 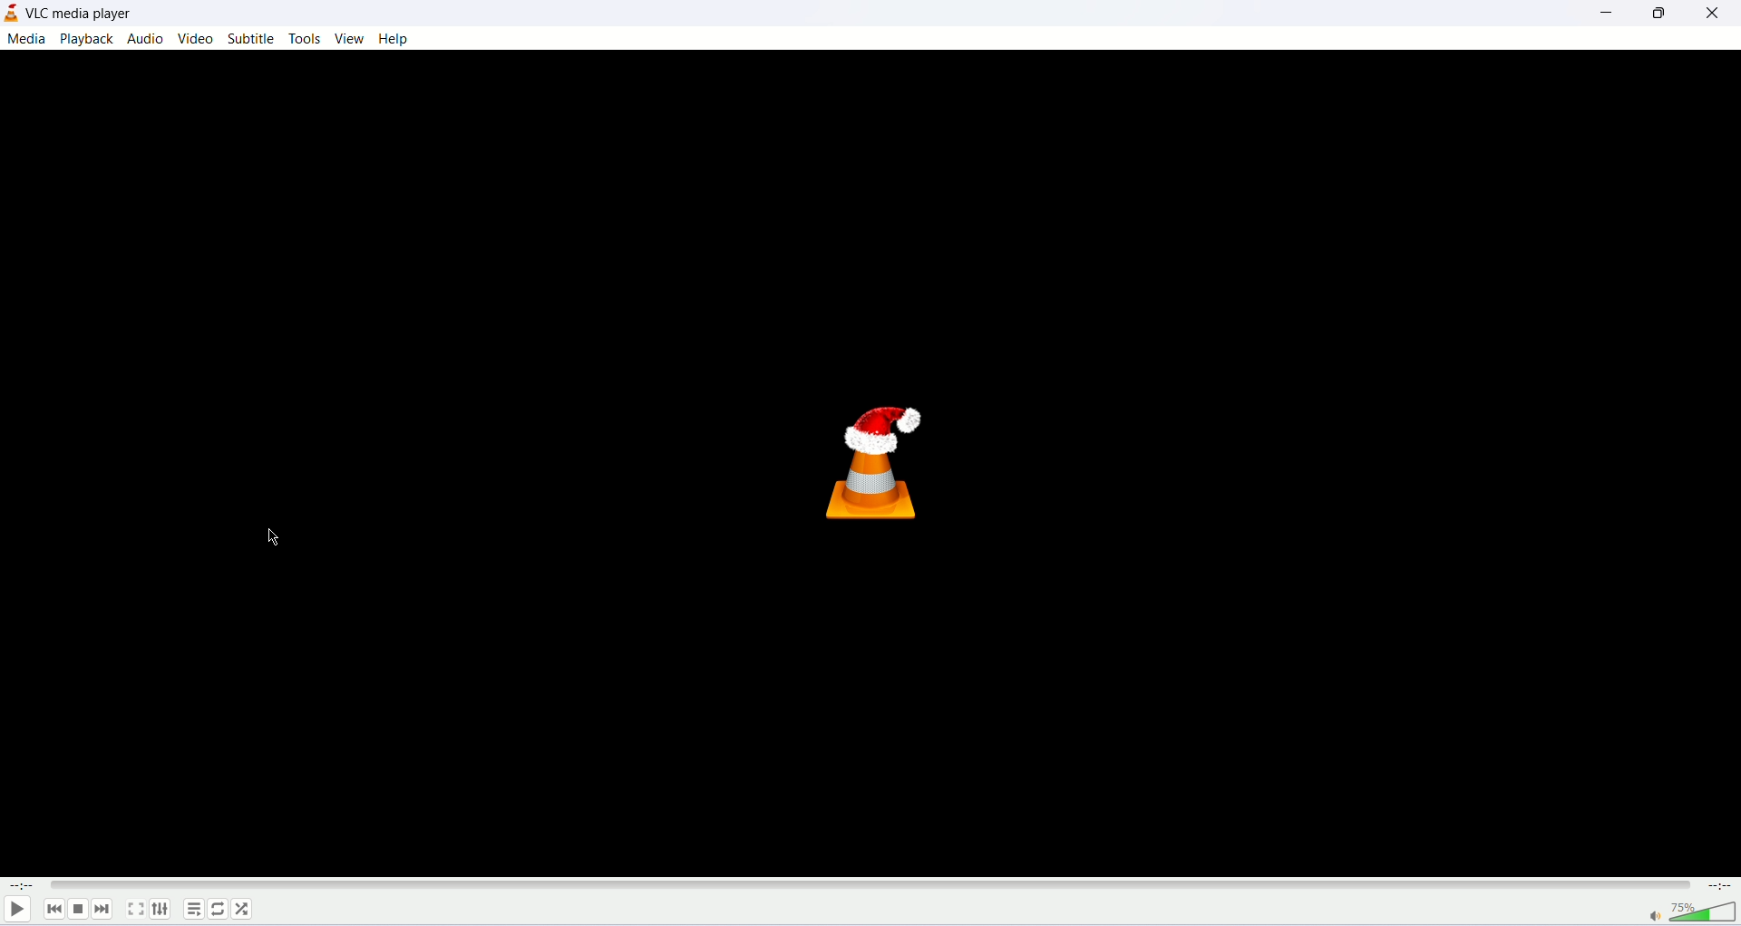 I want to click on mouse cursor, so click(x=270, y=538).